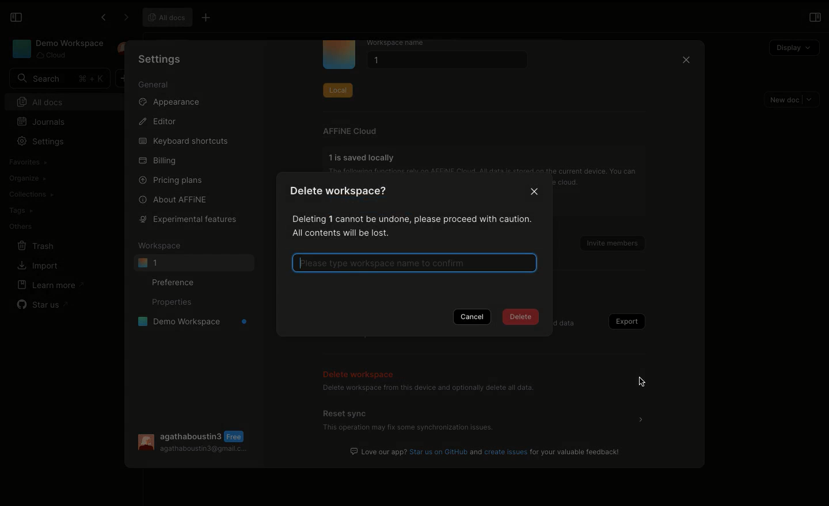 This screenshot has width=829, height=506. I want to click on Icon, so click(339, 55).